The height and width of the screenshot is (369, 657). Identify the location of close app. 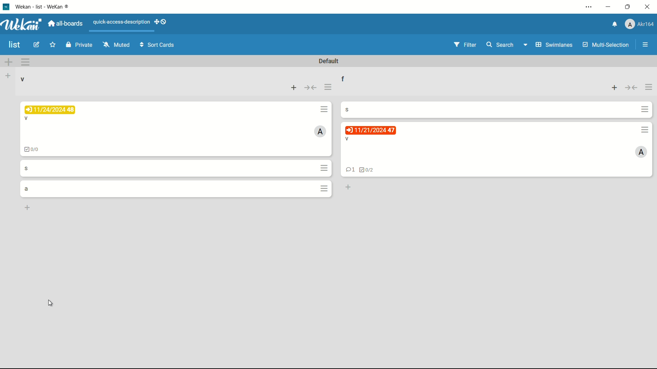
(647, 7).